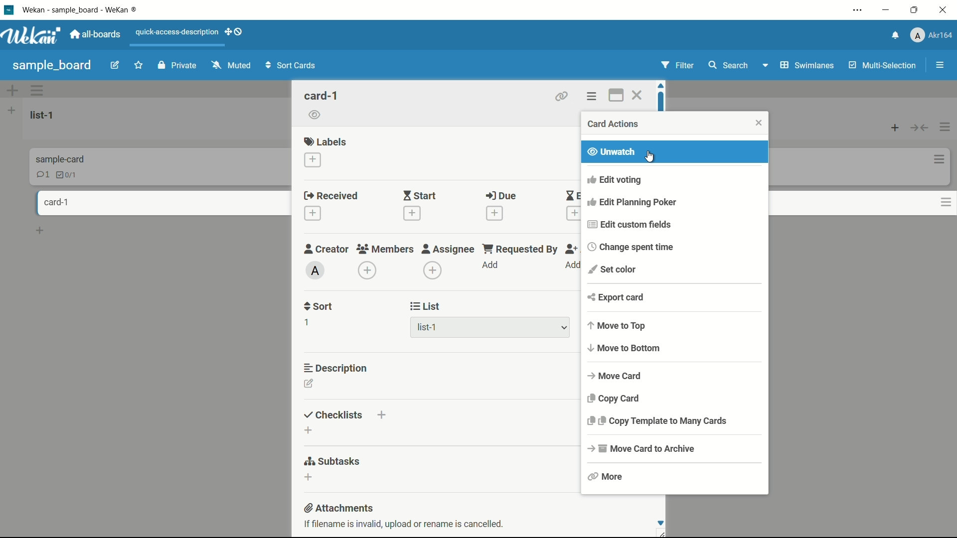 The image size is (957, 538). I want to click on attachments, so click(339, 508).